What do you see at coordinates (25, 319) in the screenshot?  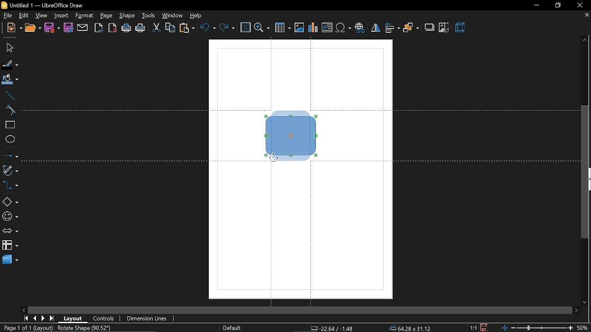 I see `go to first page` at bounding box center [25, 319].